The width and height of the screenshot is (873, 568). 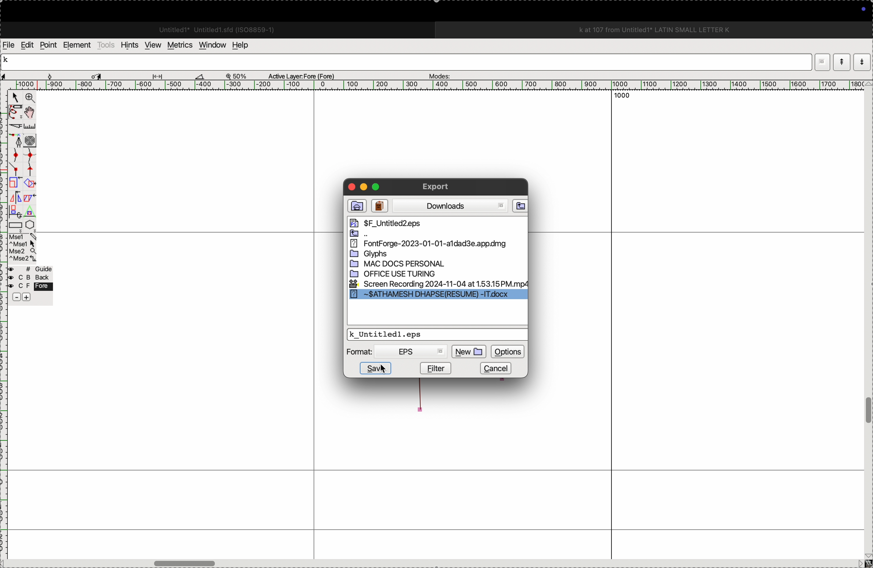 What do you see at coordinates (867, 411) in the screenshot?
I see `toggle` at bounding box center [867, 411].